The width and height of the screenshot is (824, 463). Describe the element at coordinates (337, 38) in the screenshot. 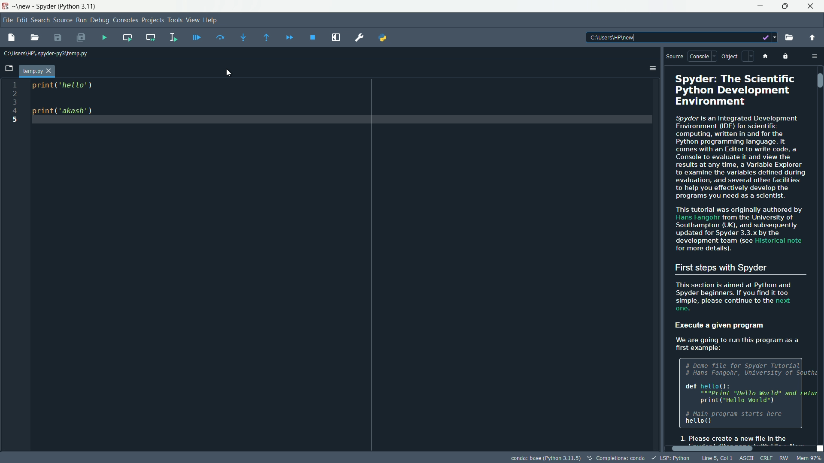

I see `maximize current pane` at that location.